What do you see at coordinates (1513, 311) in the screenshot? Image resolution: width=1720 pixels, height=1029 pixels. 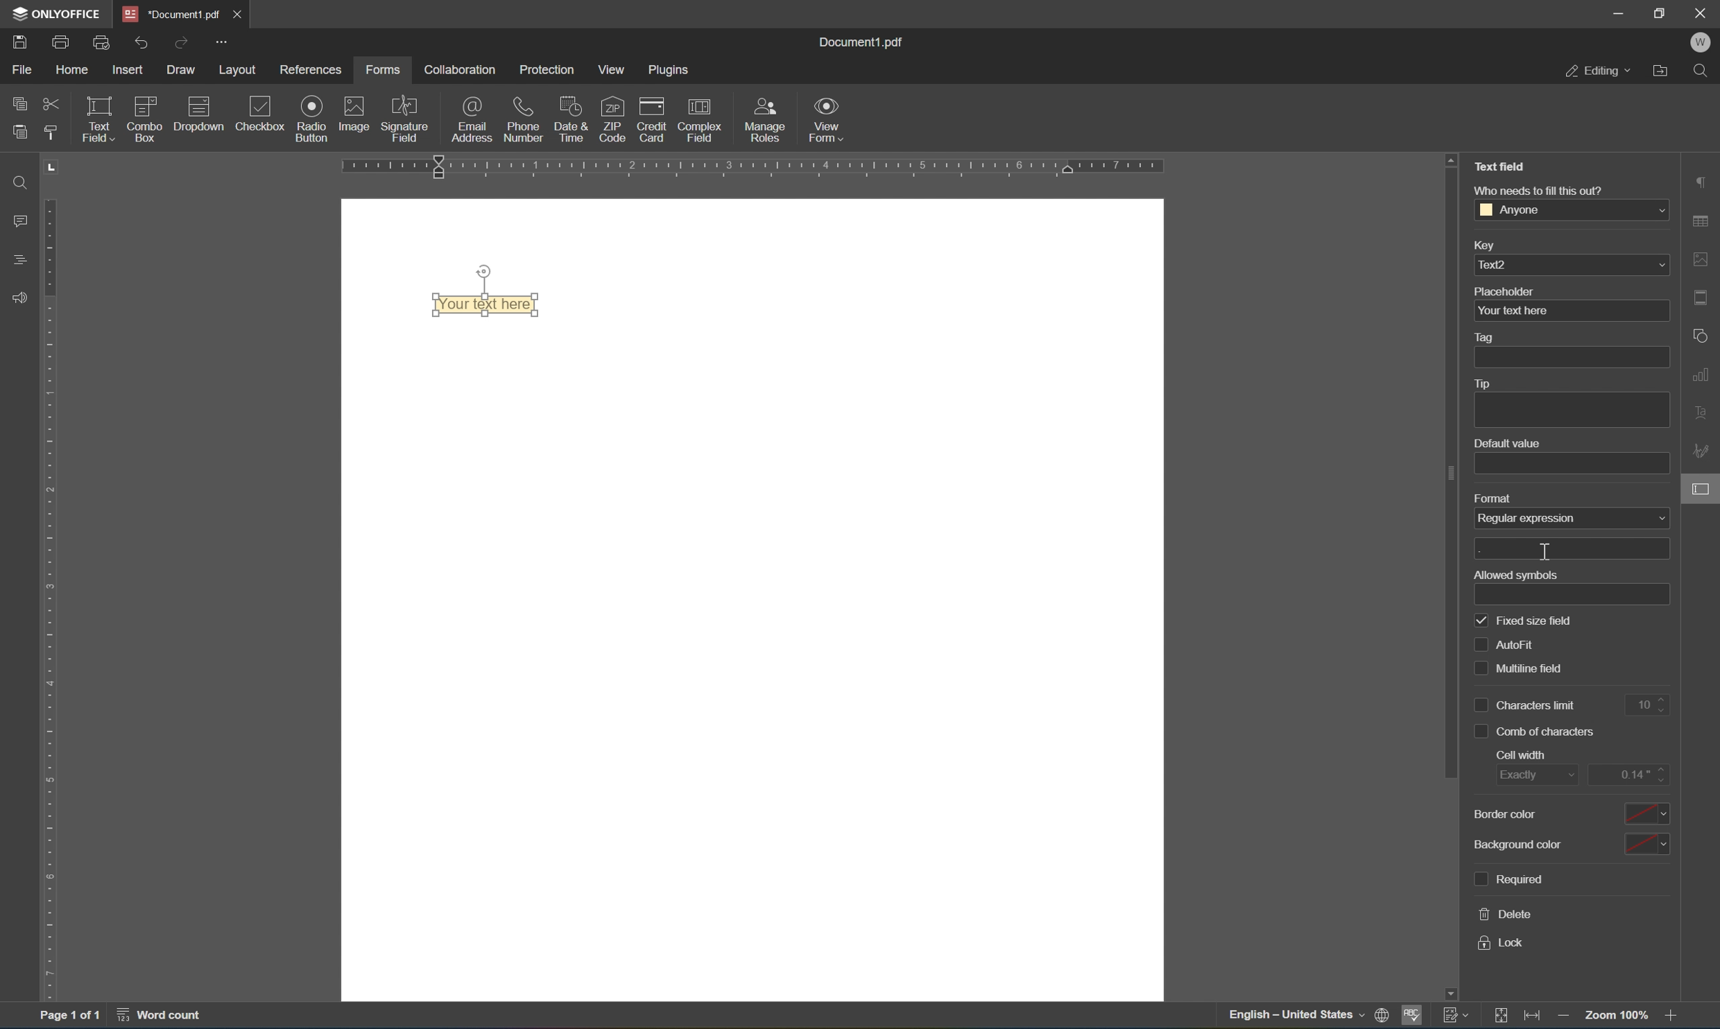 I see `your text here` at bounding box center [1513, 311].